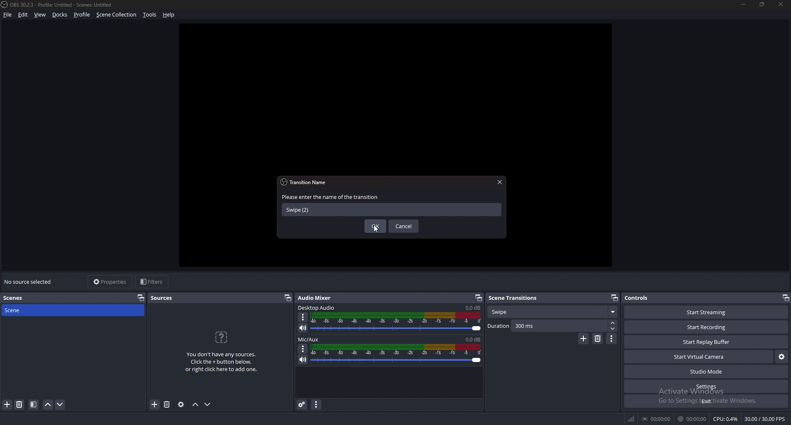 Image resolution: width=791 pixels, height=425 pixels. What do you see at coordinates (152, 282) in the screenshot?
I see `filters` at bounding box center [152, 282].